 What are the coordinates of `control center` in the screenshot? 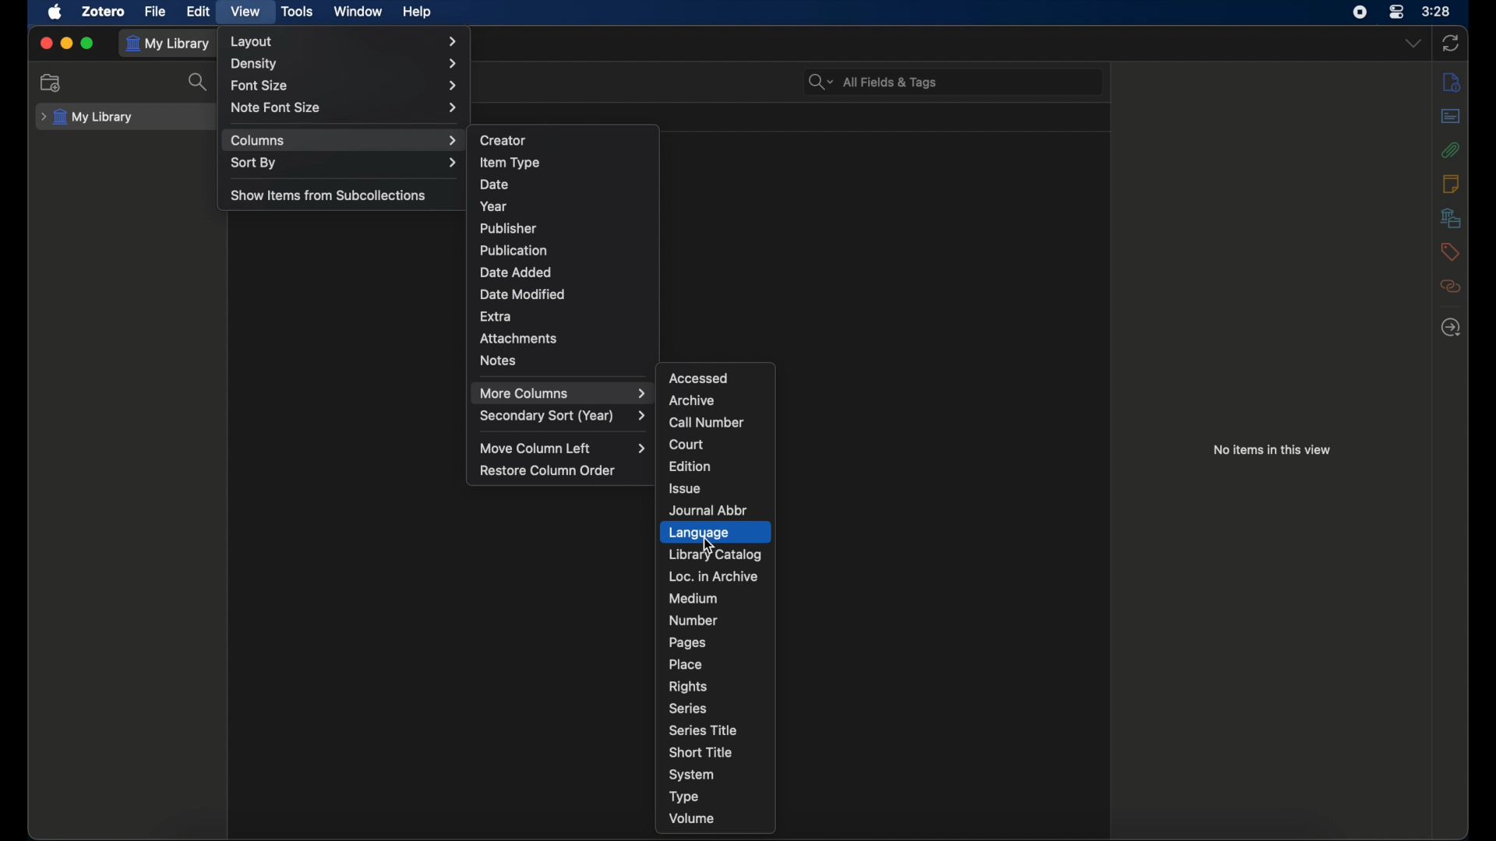 It's located at (1396, 12).